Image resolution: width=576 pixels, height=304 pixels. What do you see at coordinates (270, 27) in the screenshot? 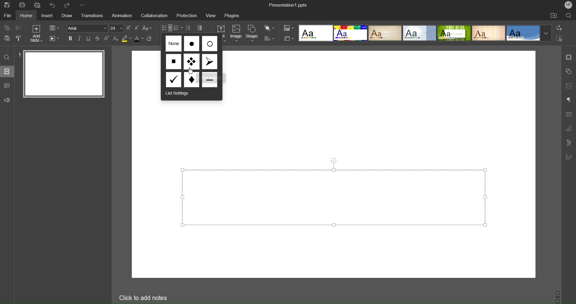
I see `Arrange` at bounding box center [270, 27].